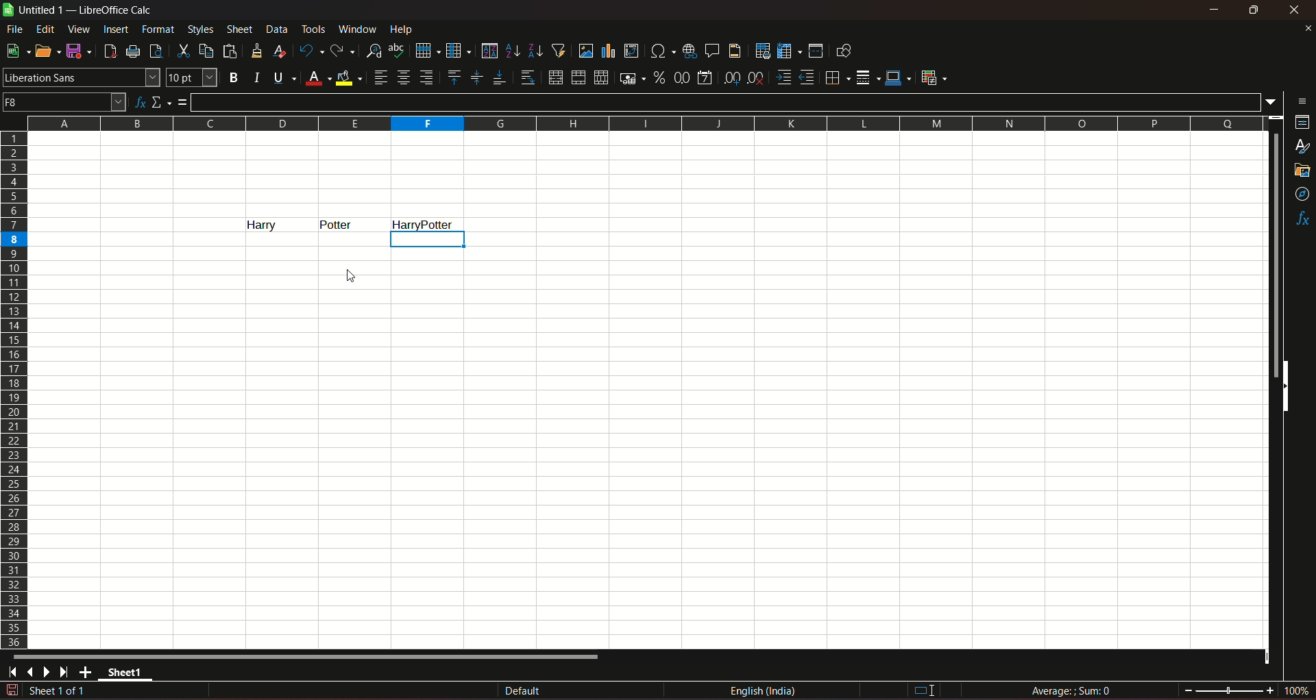  What do you see at coordinates (183, 102) in the screenshot?
I see `formula` at bounding box center [183, 102].